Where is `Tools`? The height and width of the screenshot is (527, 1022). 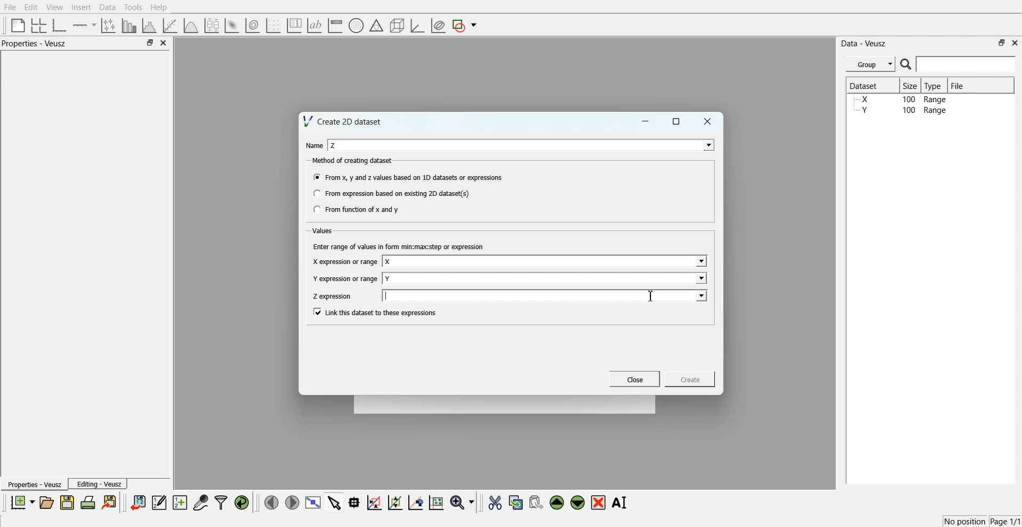 Tools is located at coordinates (134, 7).